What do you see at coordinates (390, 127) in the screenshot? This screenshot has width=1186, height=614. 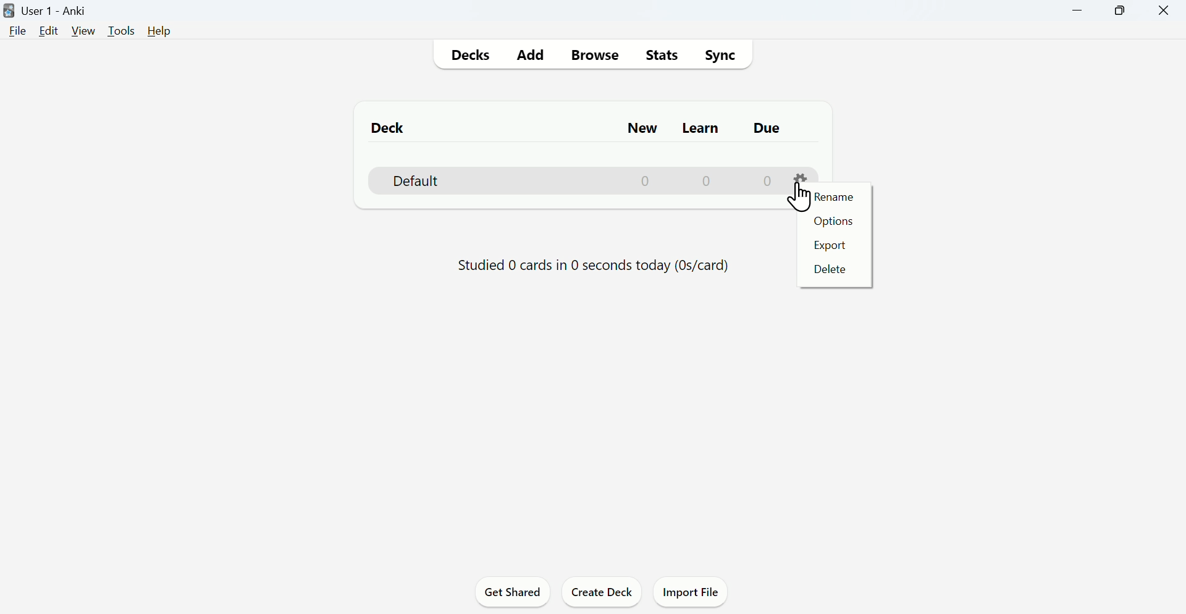 I see `Deck` at bounding box center [390, 127].